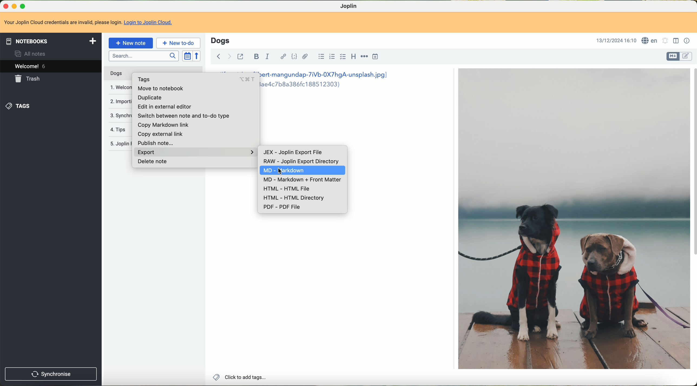 The width and height of the screenshot is (697, 386). What do you see at coordinates (229, 56) in the screenshot?
I see `navigate foward arrow` at bounding box center [229, 56].